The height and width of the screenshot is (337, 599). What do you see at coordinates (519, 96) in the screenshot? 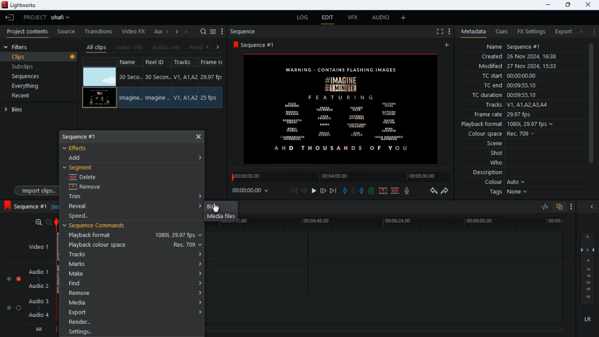
I see `tc duration` at bounding box center [519, 96].